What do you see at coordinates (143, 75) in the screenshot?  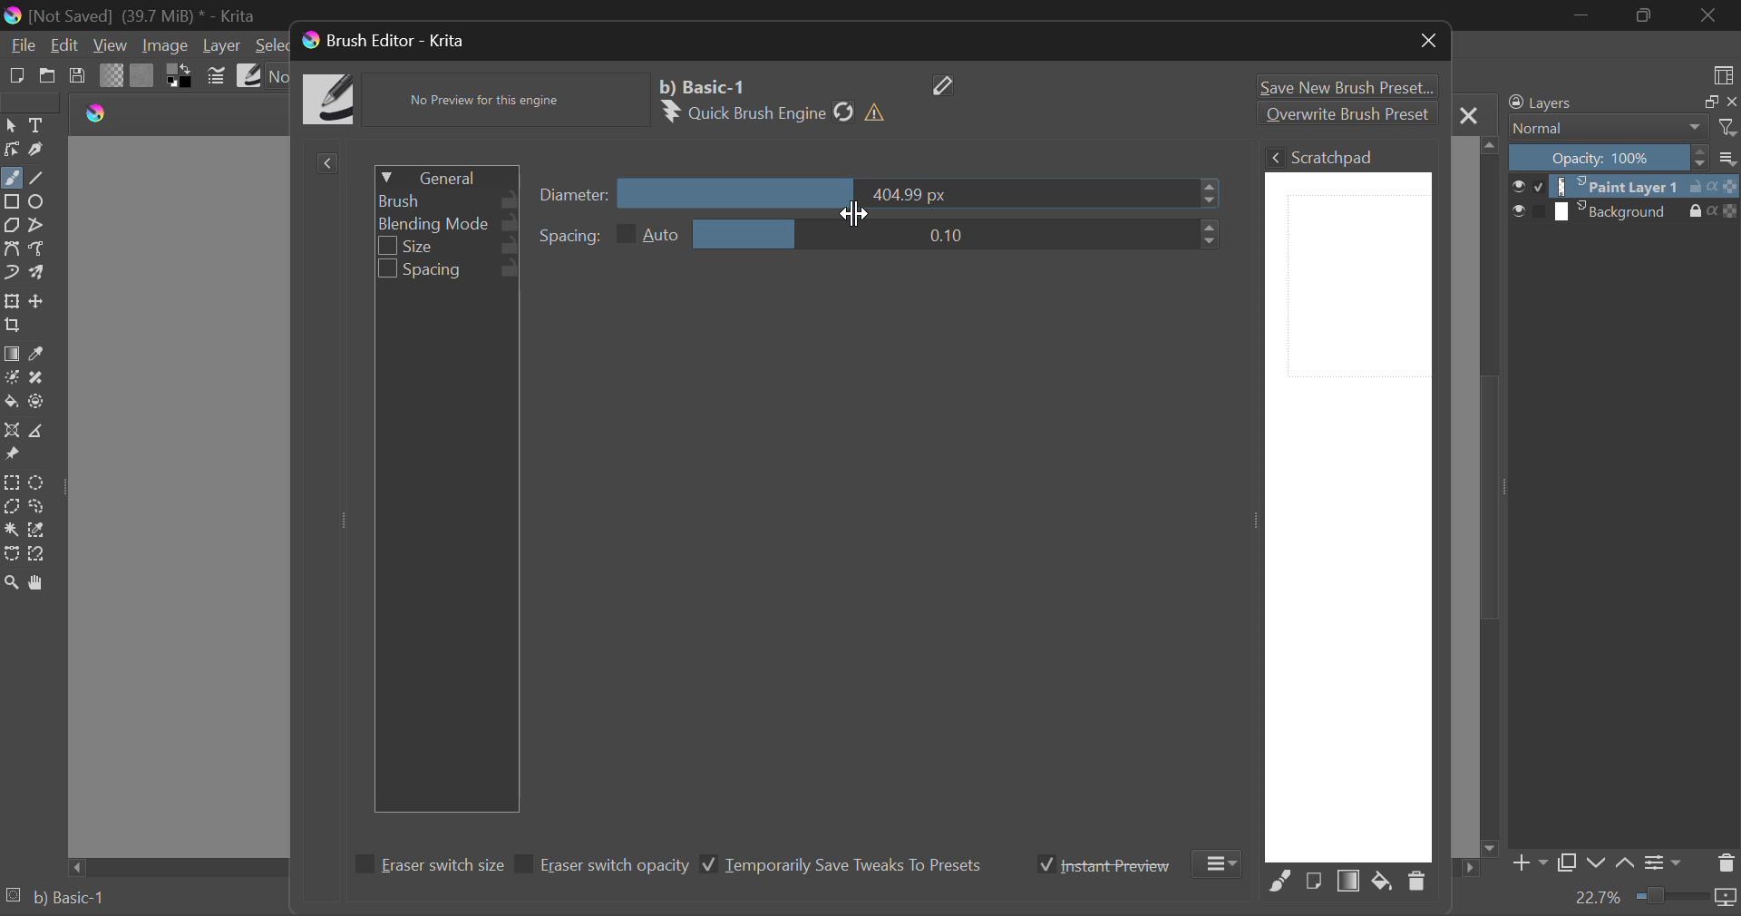 I see `Pattern` at bounding box center [143, 75].